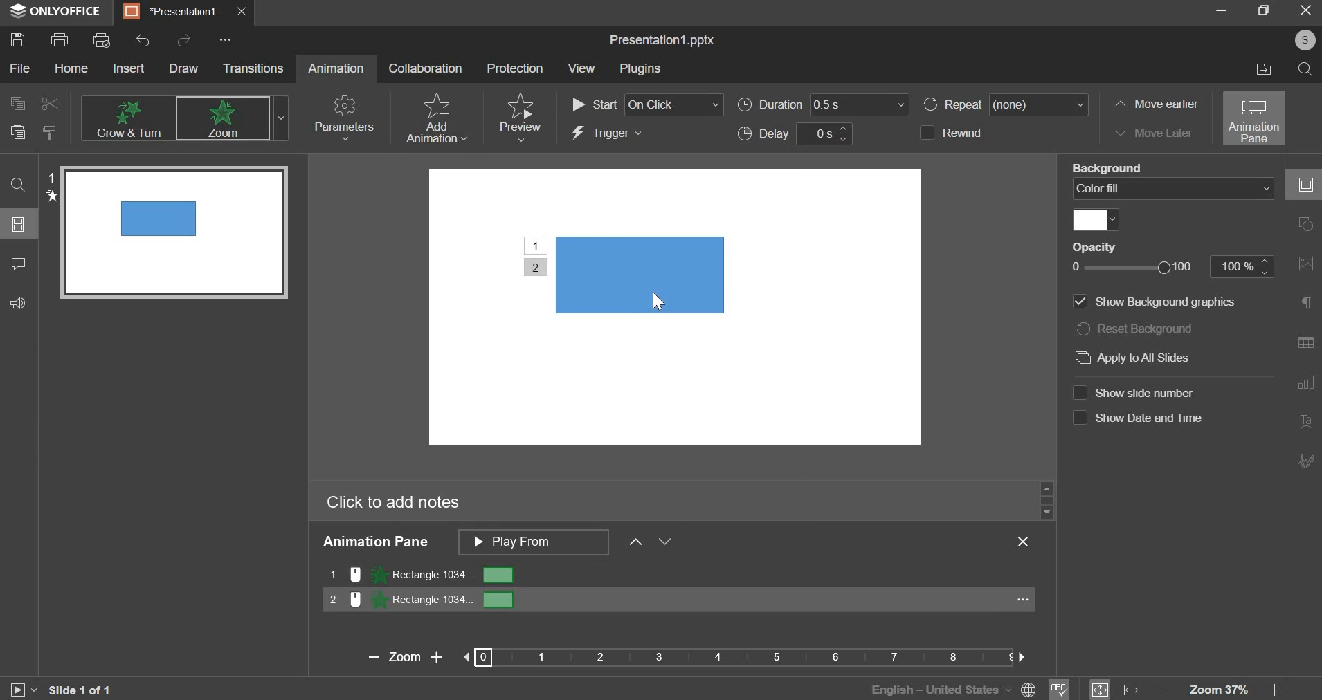 The height and width of the screenshot is (700, 1322). What do you see at coordinates (1275, 687) in the screenshot?
I see `zoom in` at bounding box center [1275, 687].